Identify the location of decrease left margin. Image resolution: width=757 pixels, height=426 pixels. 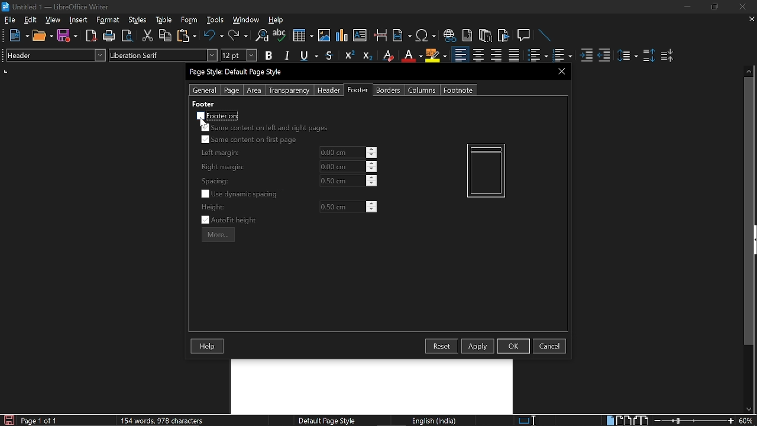
(372, 156).